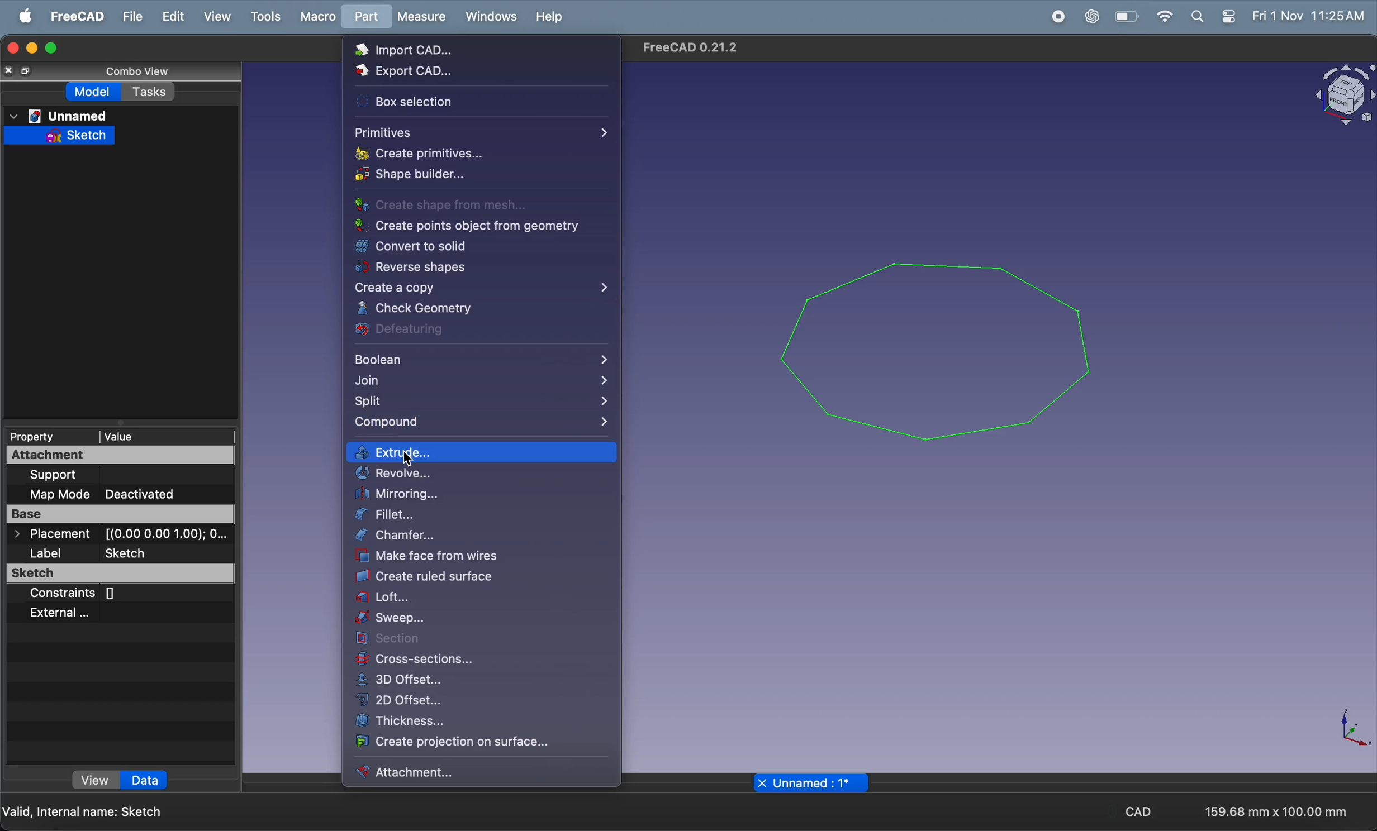 Image resolution: width=1377 pixels, height=831 pixels. What do you see at coordinates (95, 93) in the screenshot?
I see `Model` at bounding box center [95, 93].